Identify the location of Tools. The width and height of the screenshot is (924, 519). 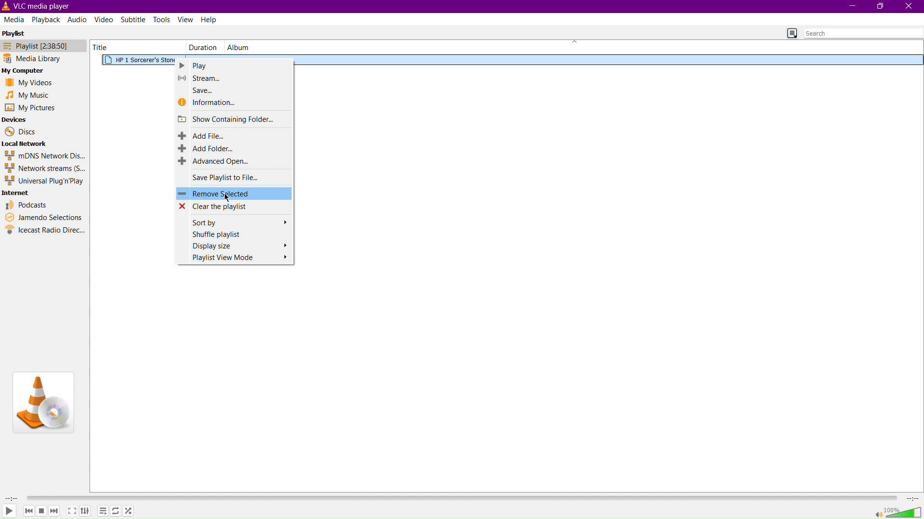
(163, 19).